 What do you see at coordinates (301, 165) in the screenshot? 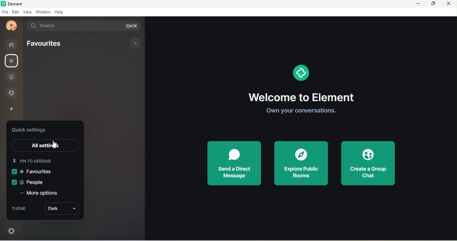
I see `explore public rooms` at bounding box center [301, 165].